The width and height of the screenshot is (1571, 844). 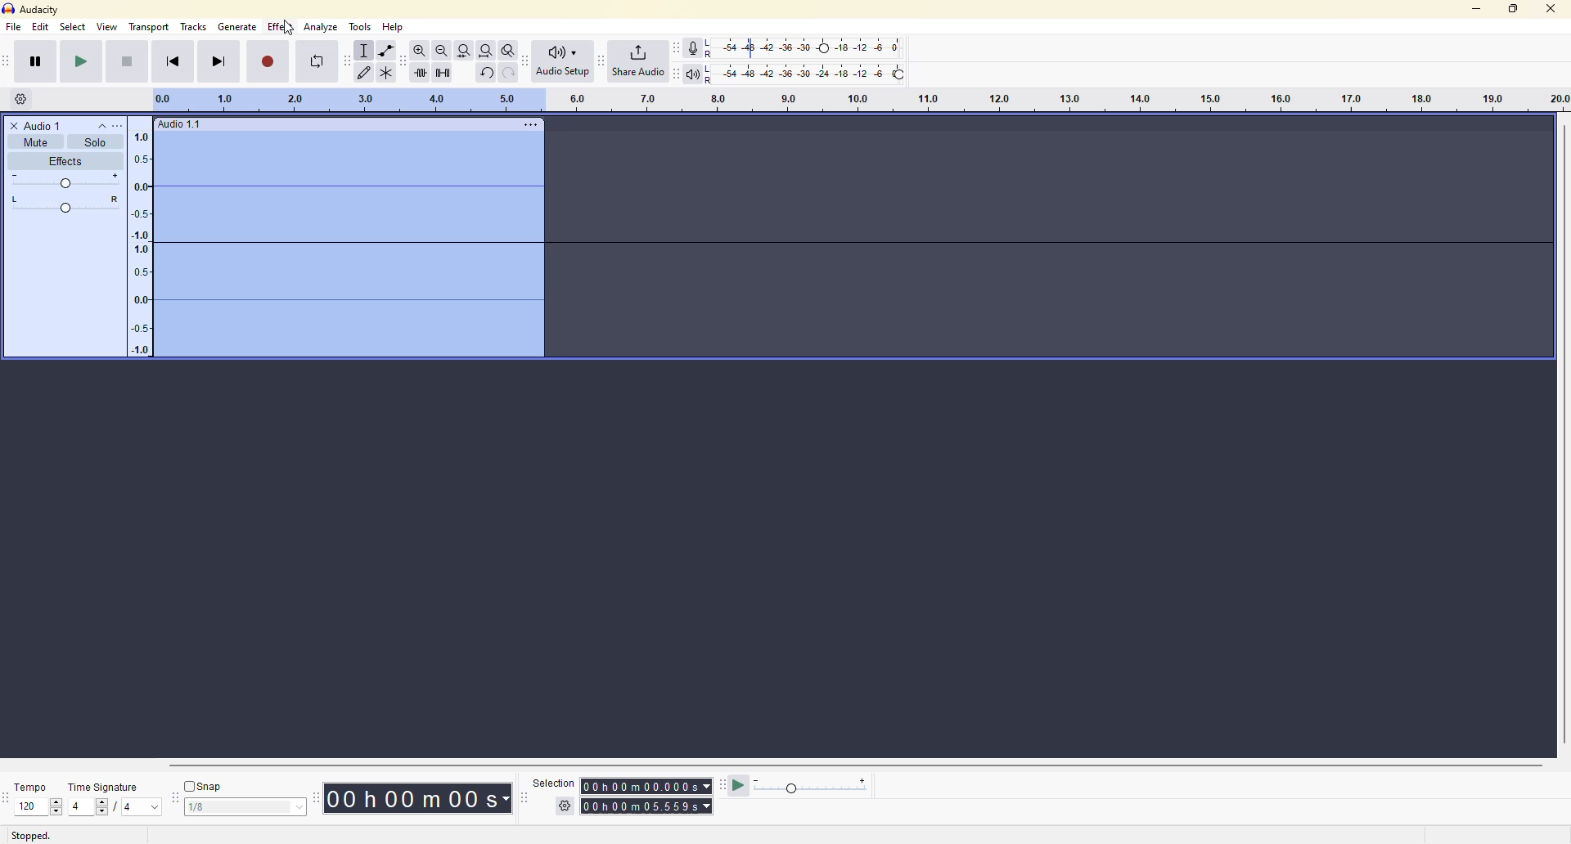 I want to click on cursor, so click(x=287, y=29).